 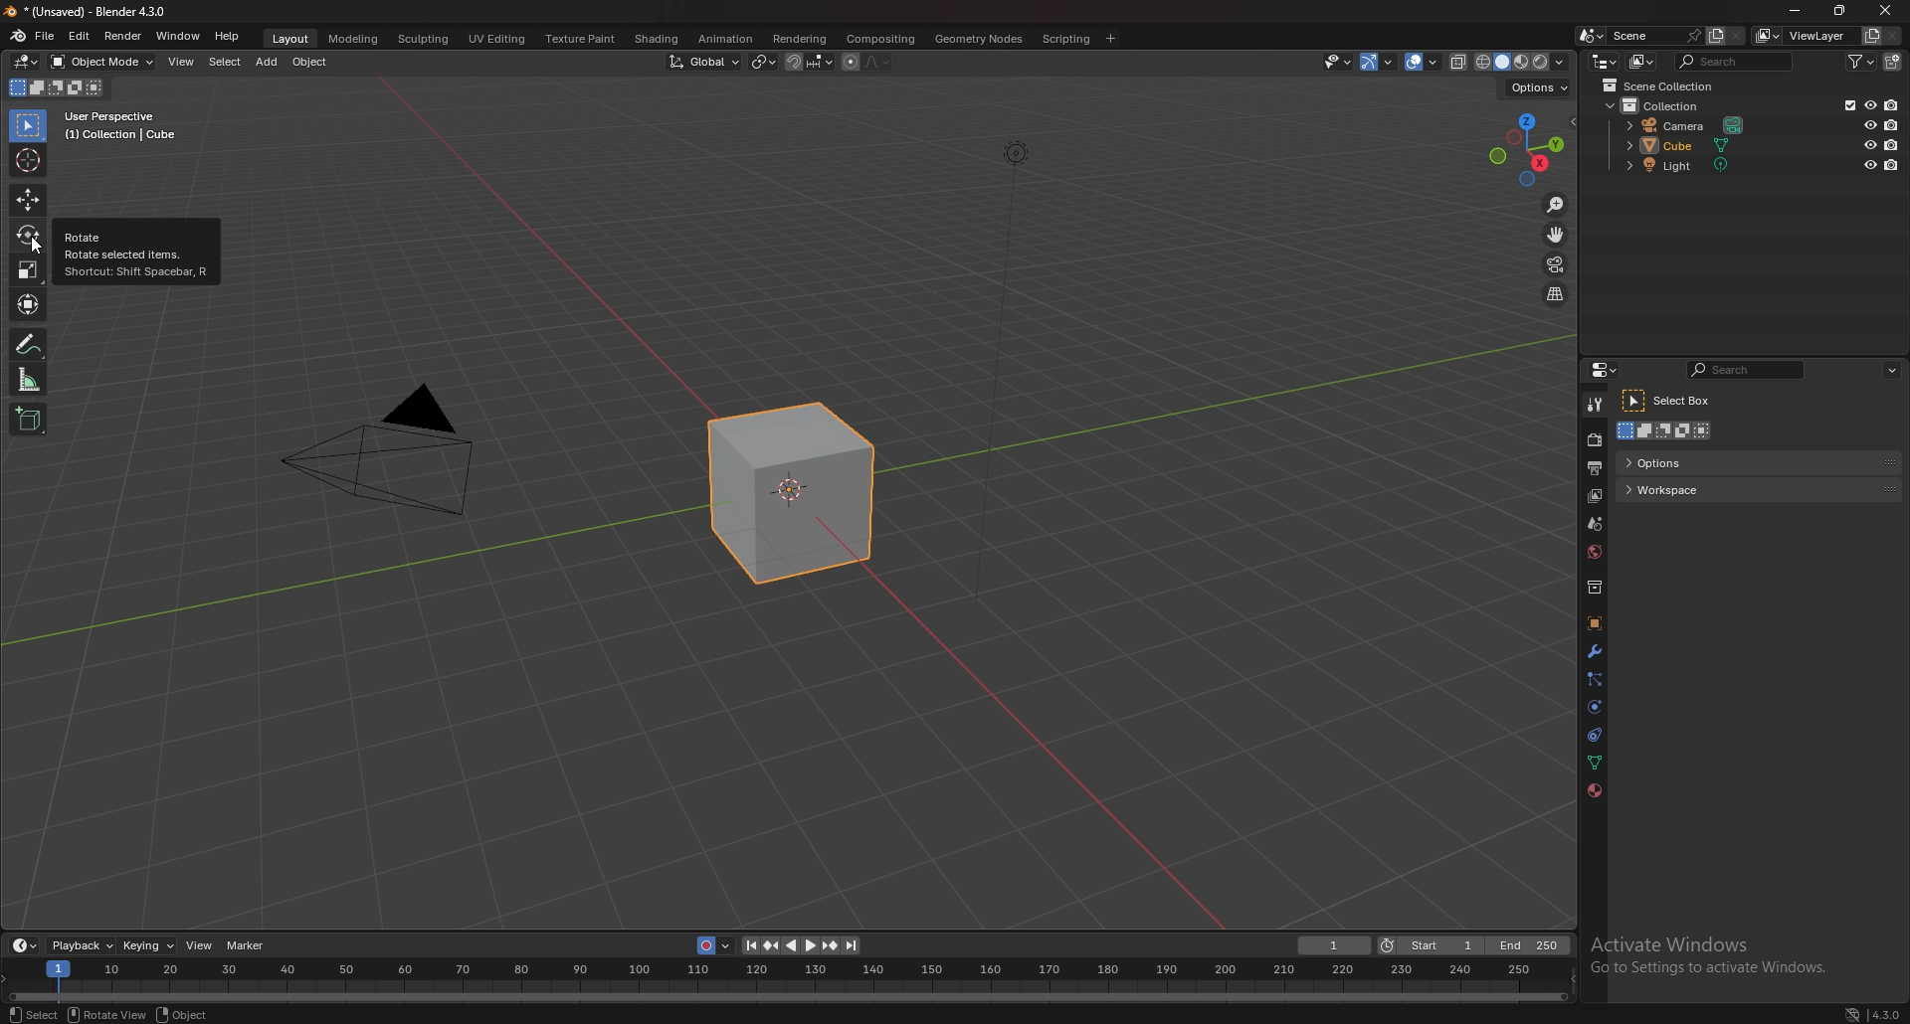 I want to click on editor type, so click(x=1604, y=62).